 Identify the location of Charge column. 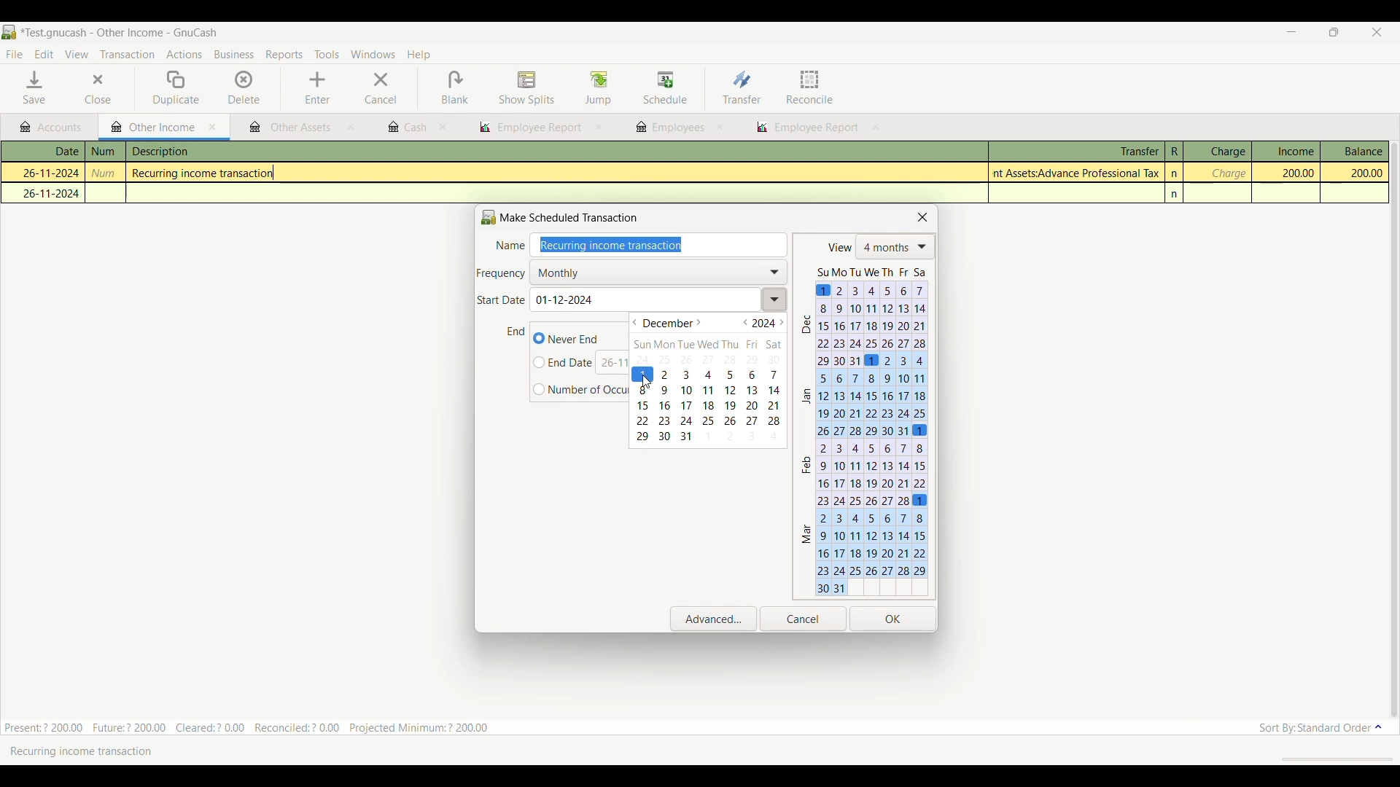
(1217, 152).